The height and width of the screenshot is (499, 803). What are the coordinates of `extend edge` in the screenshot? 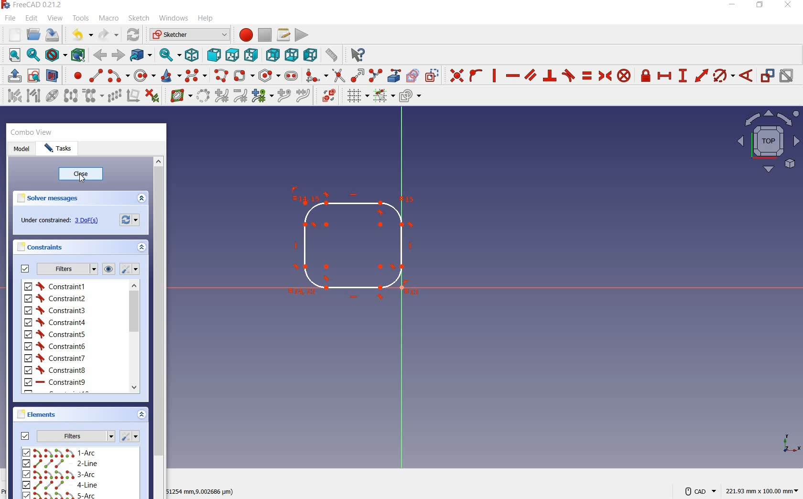 It's located at (358, 76).